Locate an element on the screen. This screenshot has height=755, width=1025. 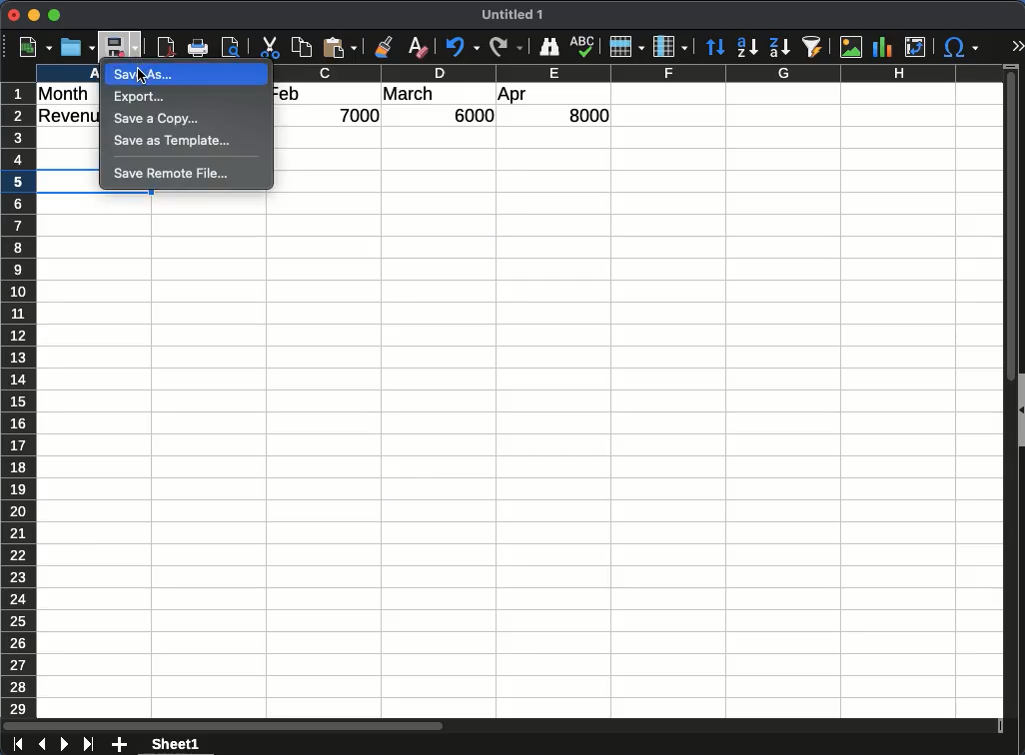
7000 is located at coordinates (362, 115).